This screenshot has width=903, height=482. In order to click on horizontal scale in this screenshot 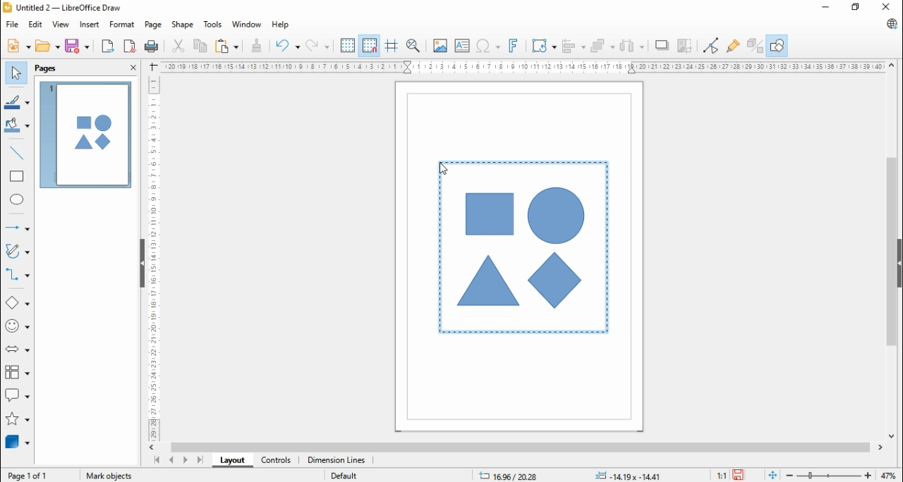, I will do `click(525, 66)`.